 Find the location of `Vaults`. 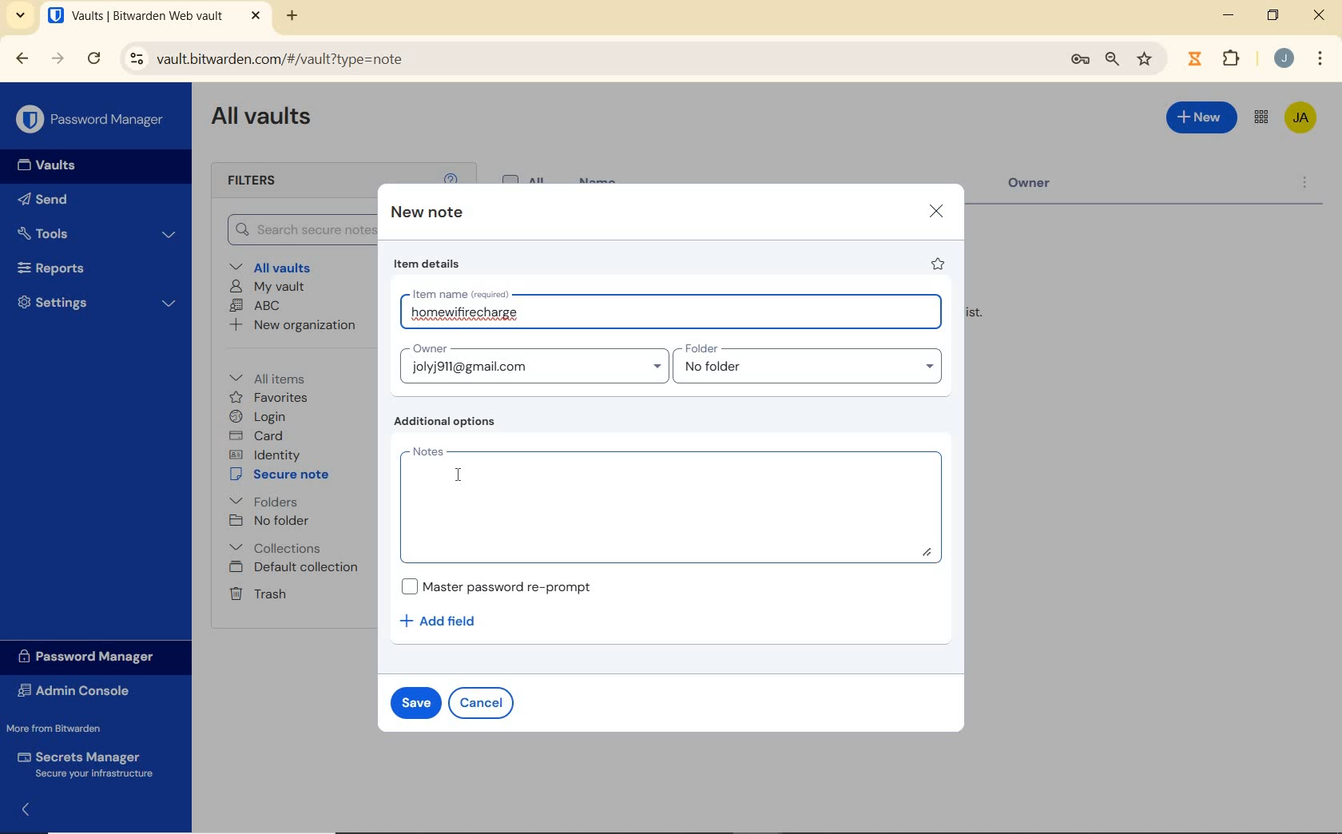

Vaults is located at coordinates (42, 165).